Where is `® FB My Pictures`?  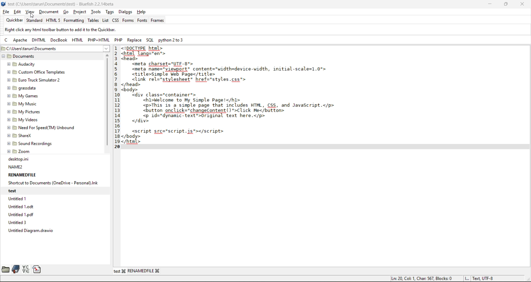 ® FB My Pictures is located at coordinates (23, 112).